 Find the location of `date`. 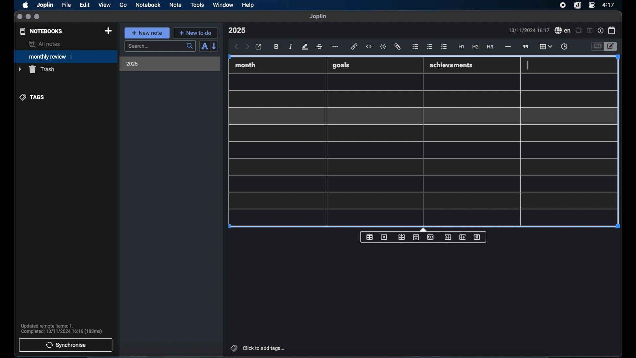

date is located at coordinates (529, 30).